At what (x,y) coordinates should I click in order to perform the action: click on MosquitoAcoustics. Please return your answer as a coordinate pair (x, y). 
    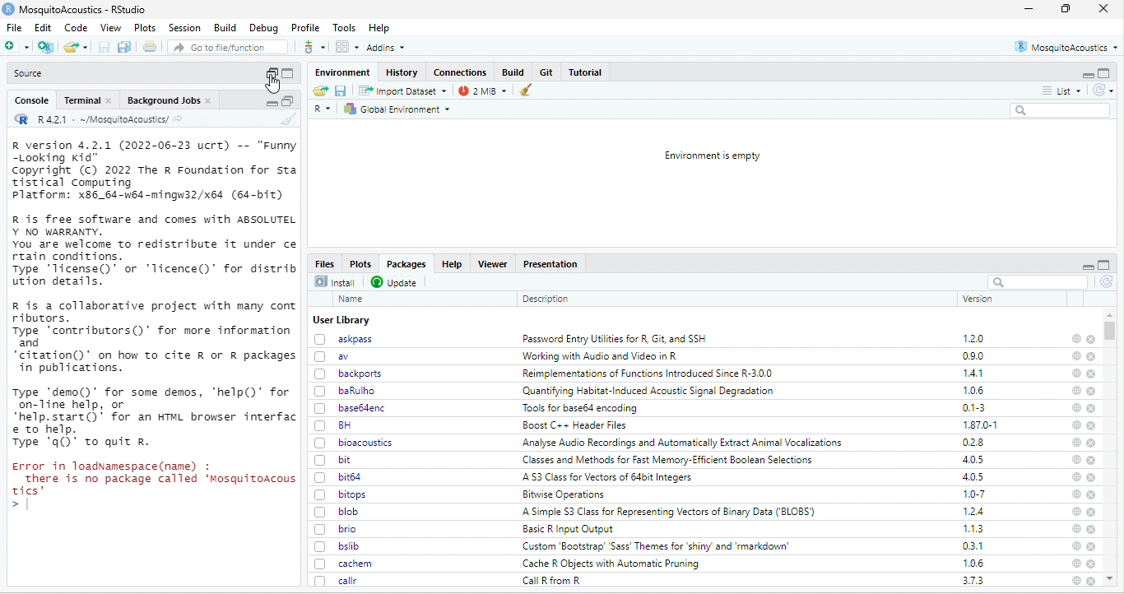
    Looking at the image, I should click on (1066, 47).